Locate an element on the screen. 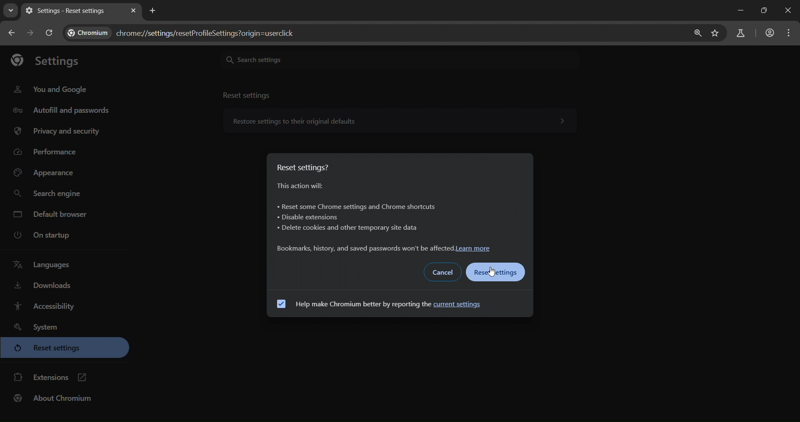  settings - reset settings is located at coordinates (67, 10).